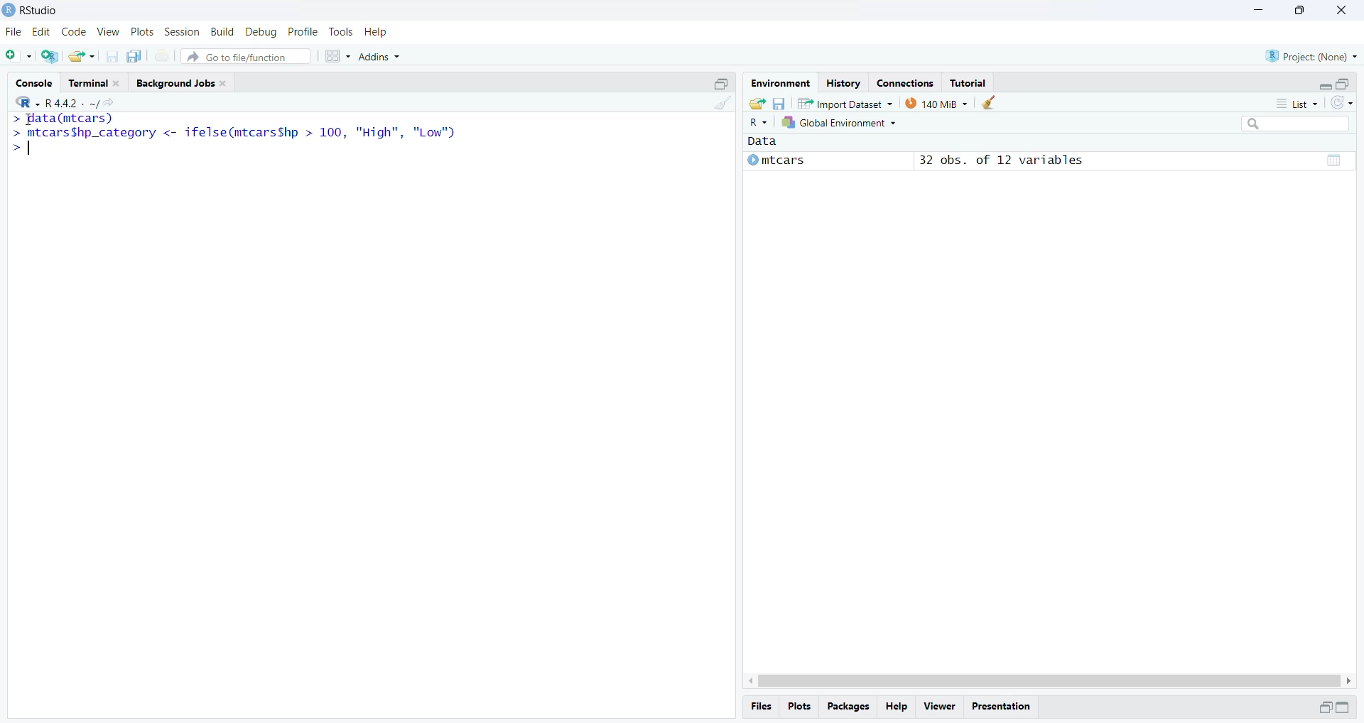 Image resolution: width=1364 pixels, height=723 pixels. I want to click on Refresh the list of objects in the environment, so click(1343, 104).